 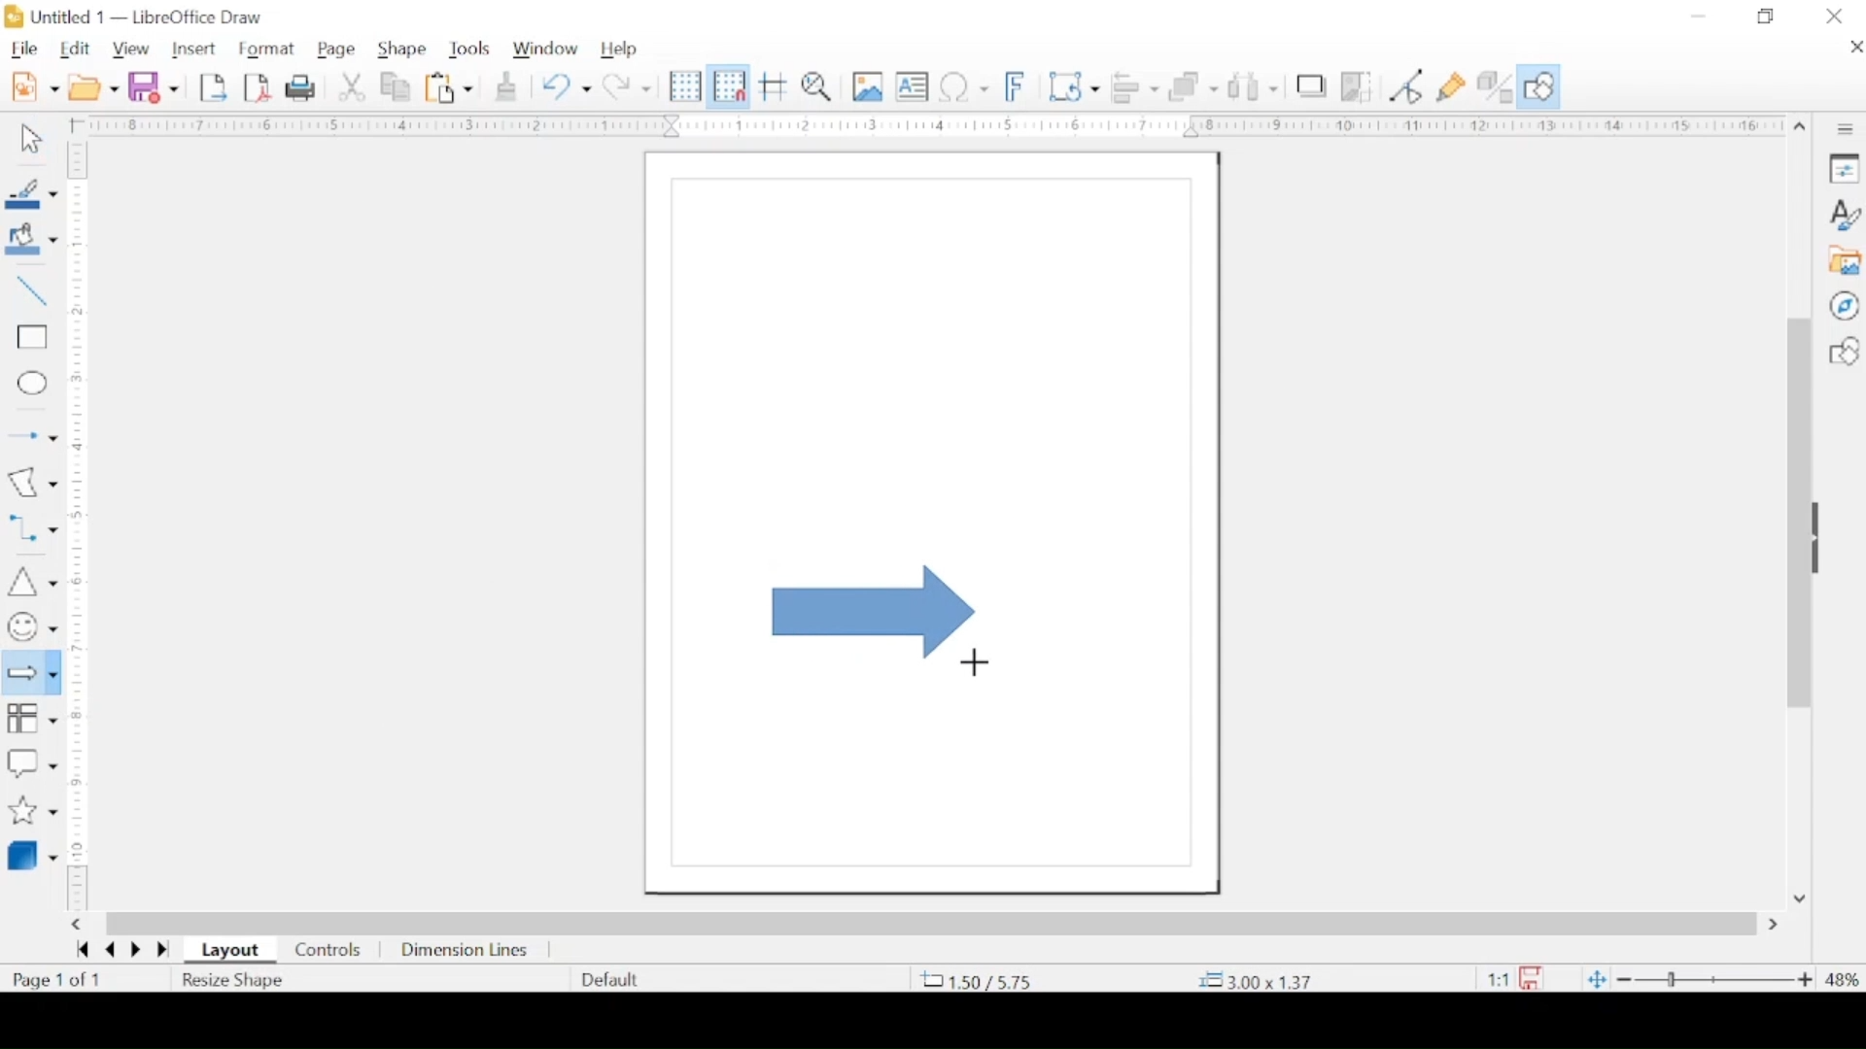 I want to click on properties, so click(x=1844, y=167).